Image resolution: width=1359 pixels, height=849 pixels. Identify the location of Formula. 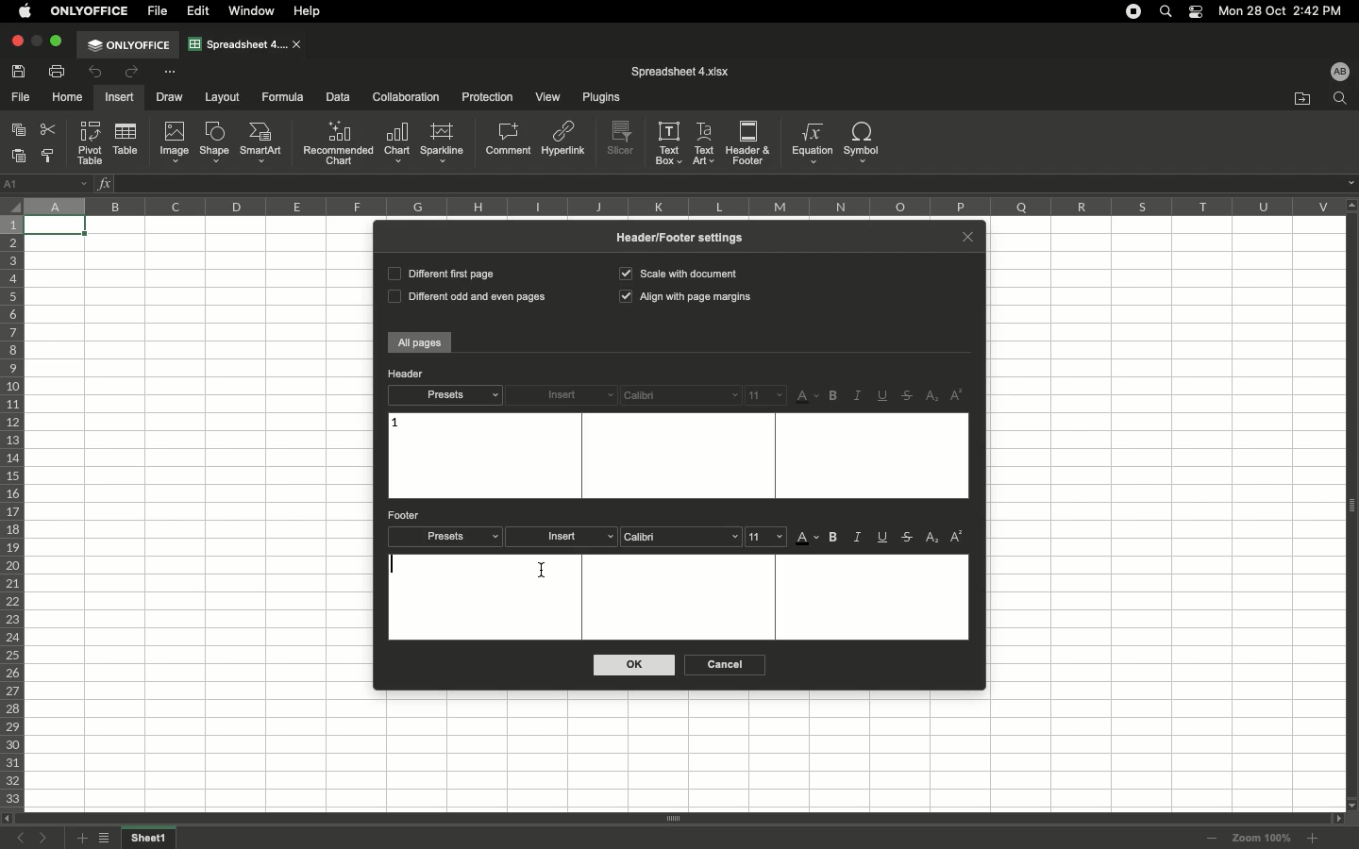
(280, 96).